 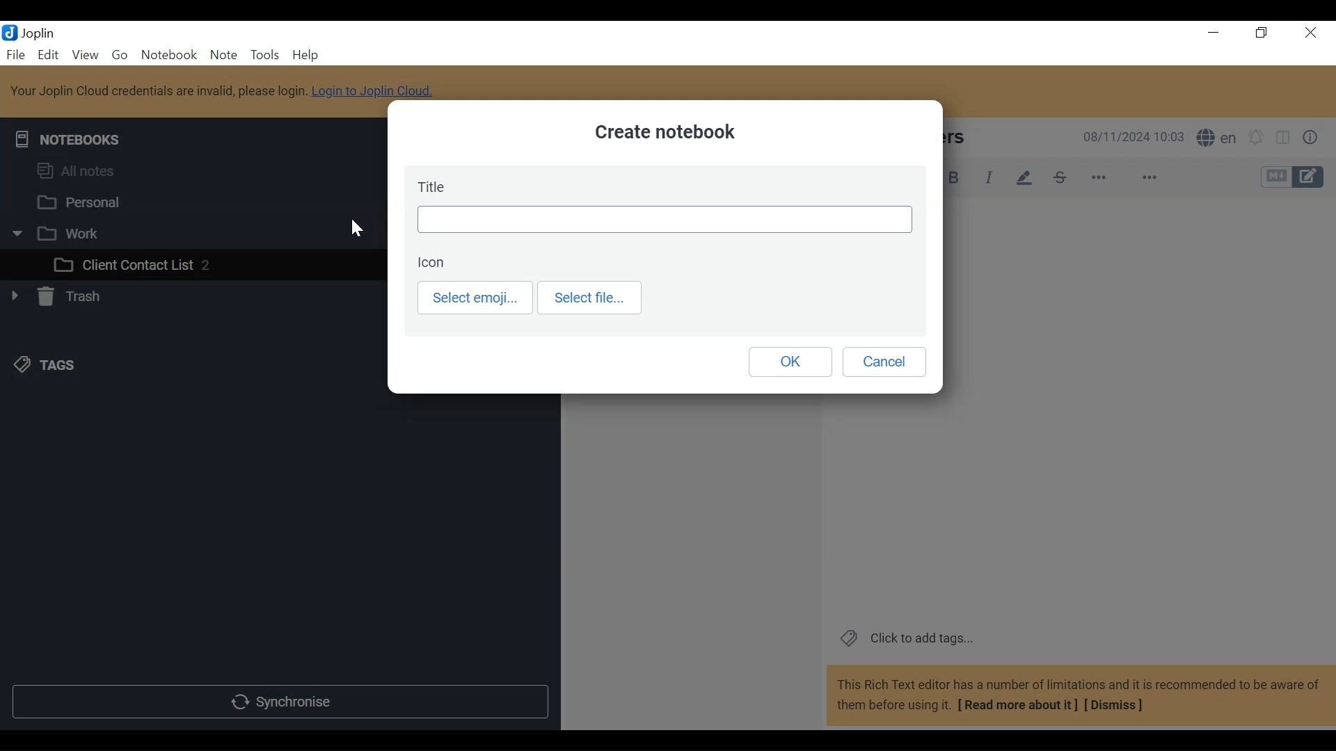 I want to click on Highlight , so click(x=1024, y=178).